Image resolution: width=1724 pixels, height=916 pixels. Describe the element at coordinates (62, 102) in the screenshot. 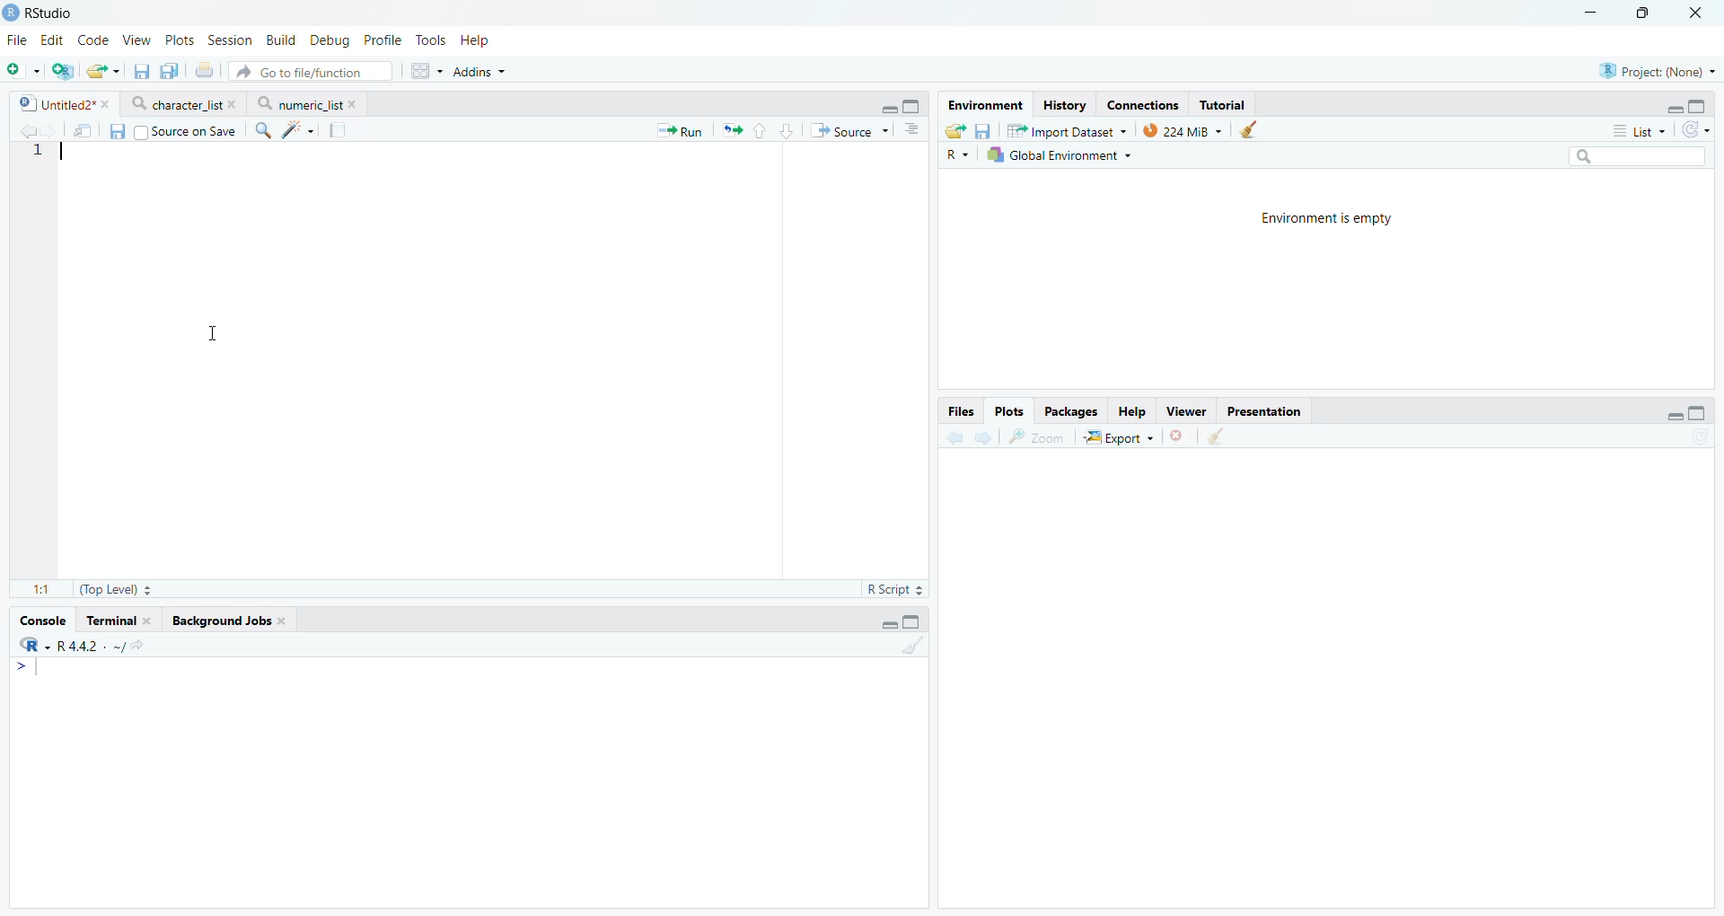

I see `Untitled2*` at that location.